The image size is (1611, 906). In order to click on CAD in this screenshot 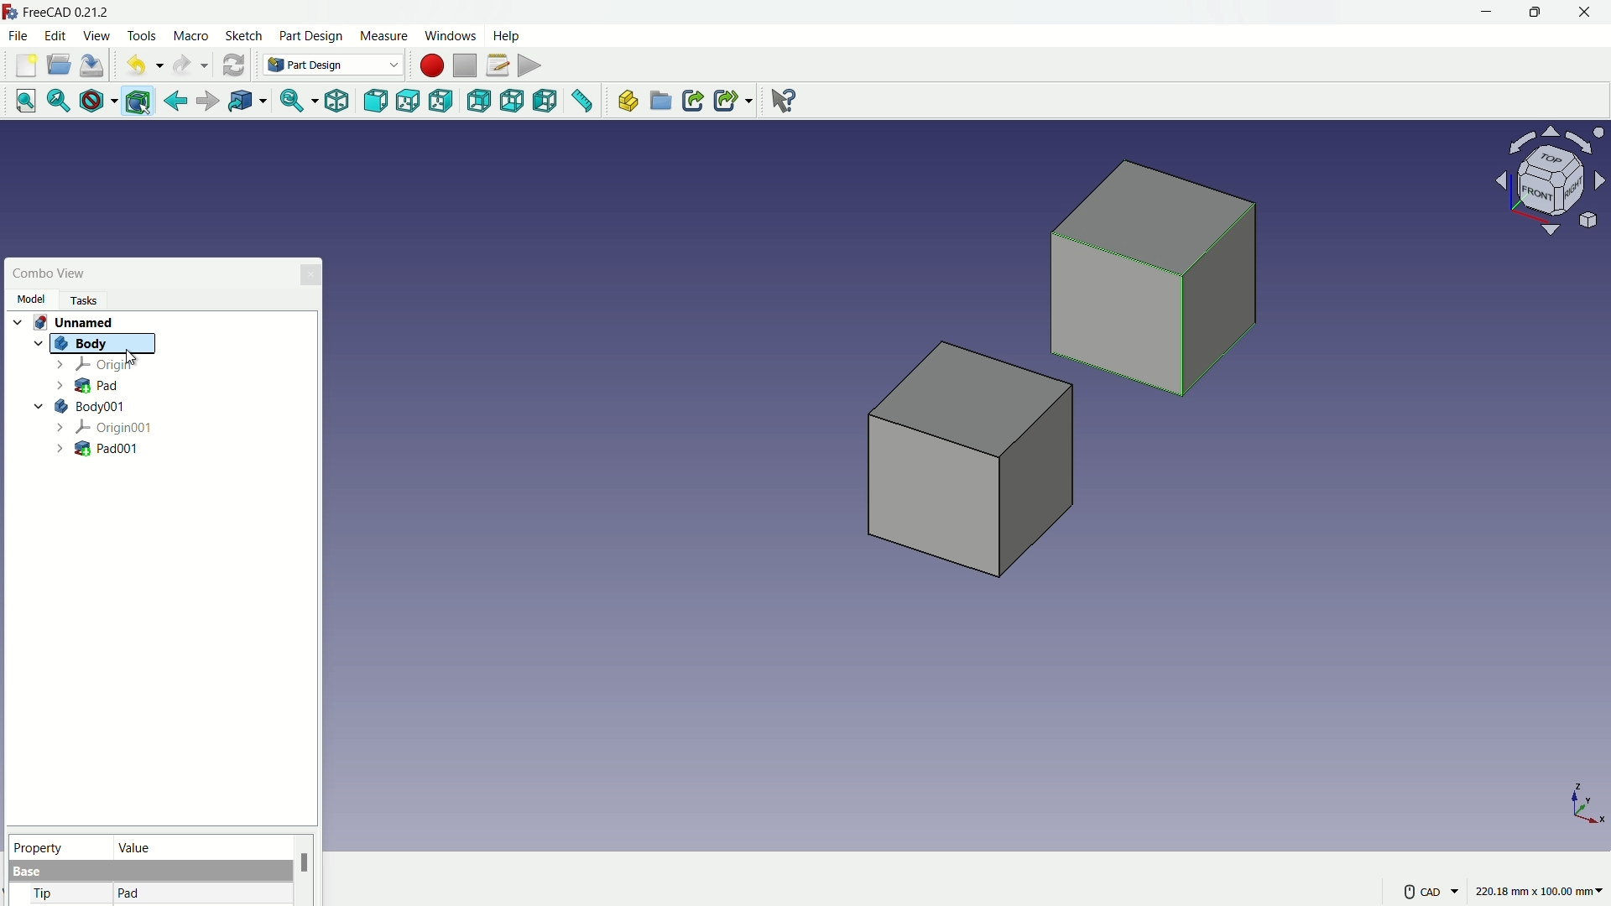, I will do `click(1429, 890)`.